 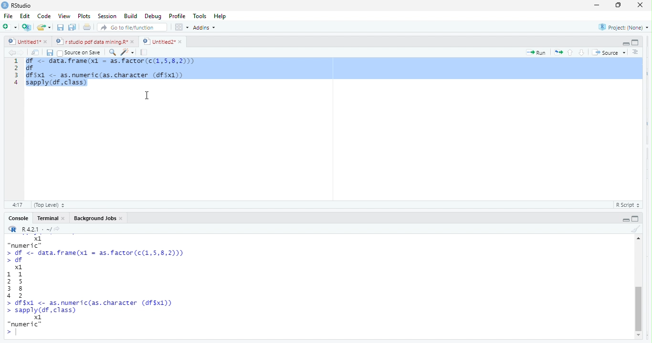 What do you see at coordinates (145, 52) in the screenshot?
I see `compile report` at bounding box center [145, 52].